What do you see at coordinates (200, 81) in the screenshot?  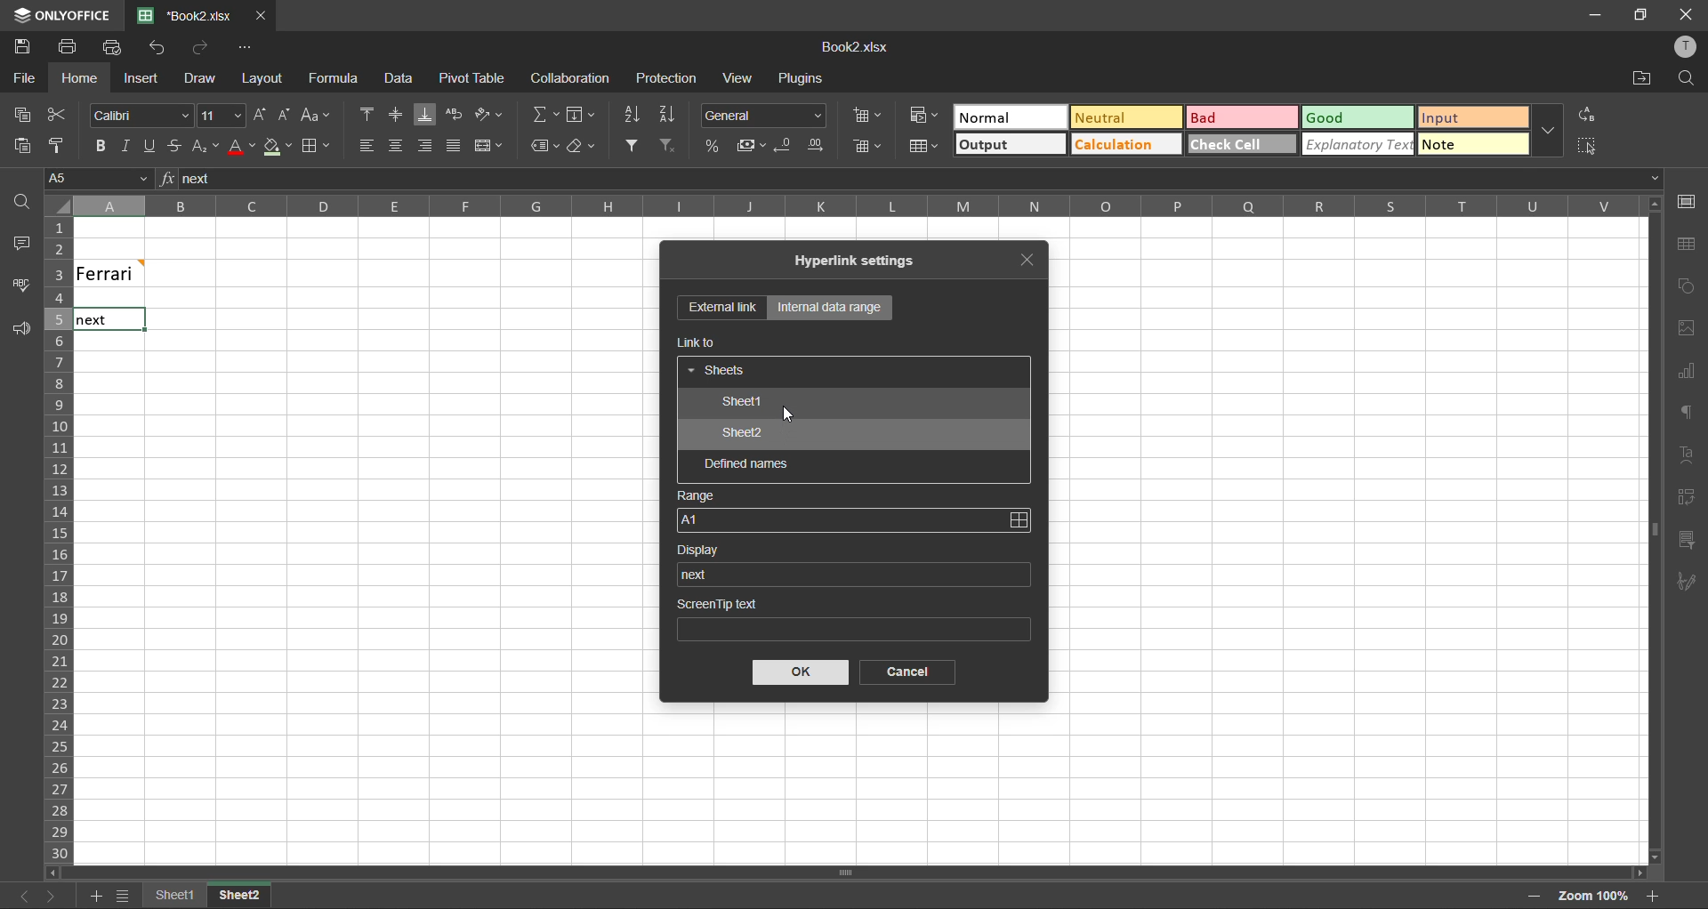 I see `draw` at bounding box center [200, 81].